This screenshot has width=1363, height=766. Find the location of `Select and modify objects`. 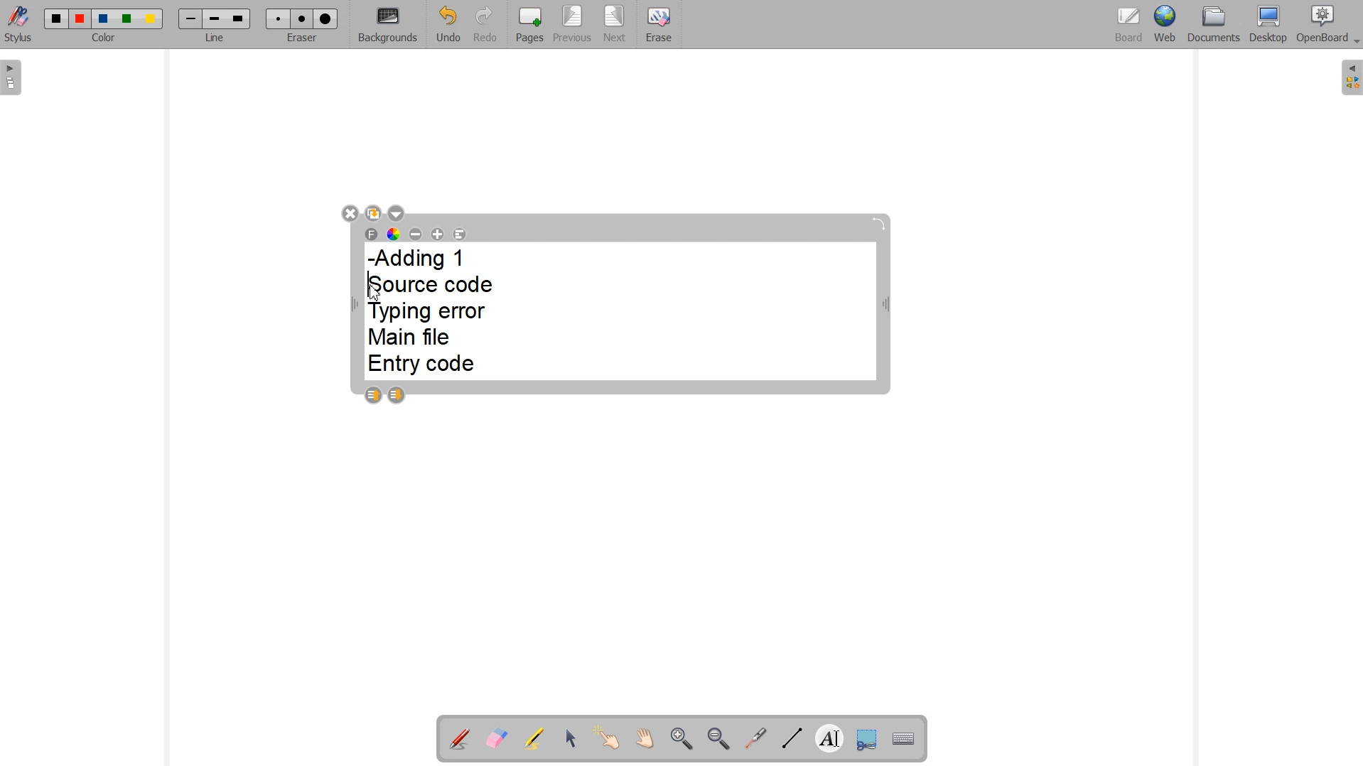

Select and modify objects is located at coordinates (571, 738).